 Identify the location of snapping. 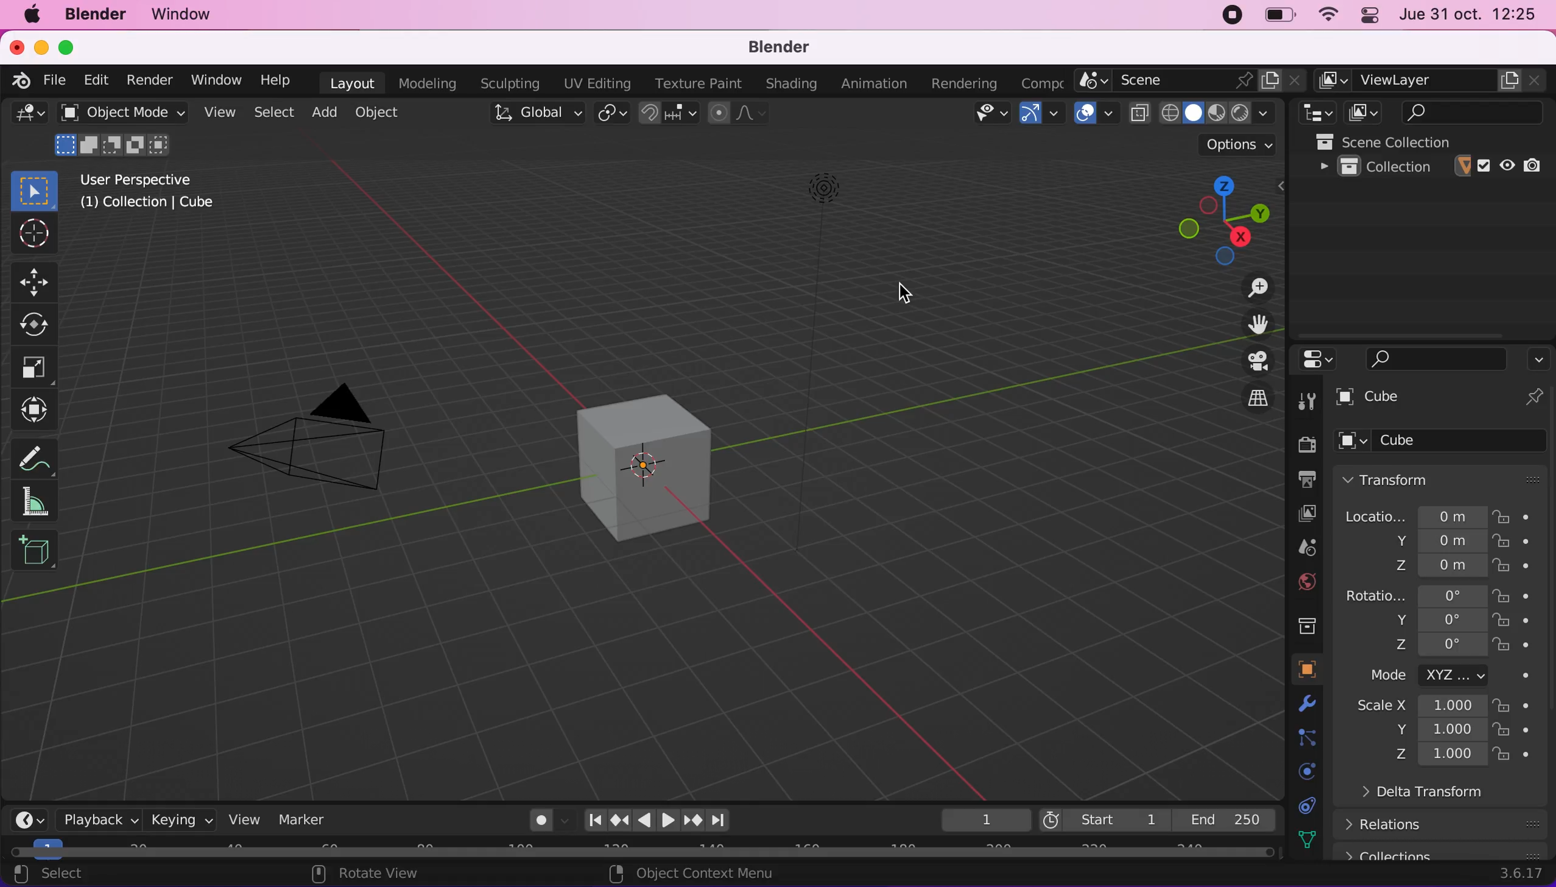
(671, 114).